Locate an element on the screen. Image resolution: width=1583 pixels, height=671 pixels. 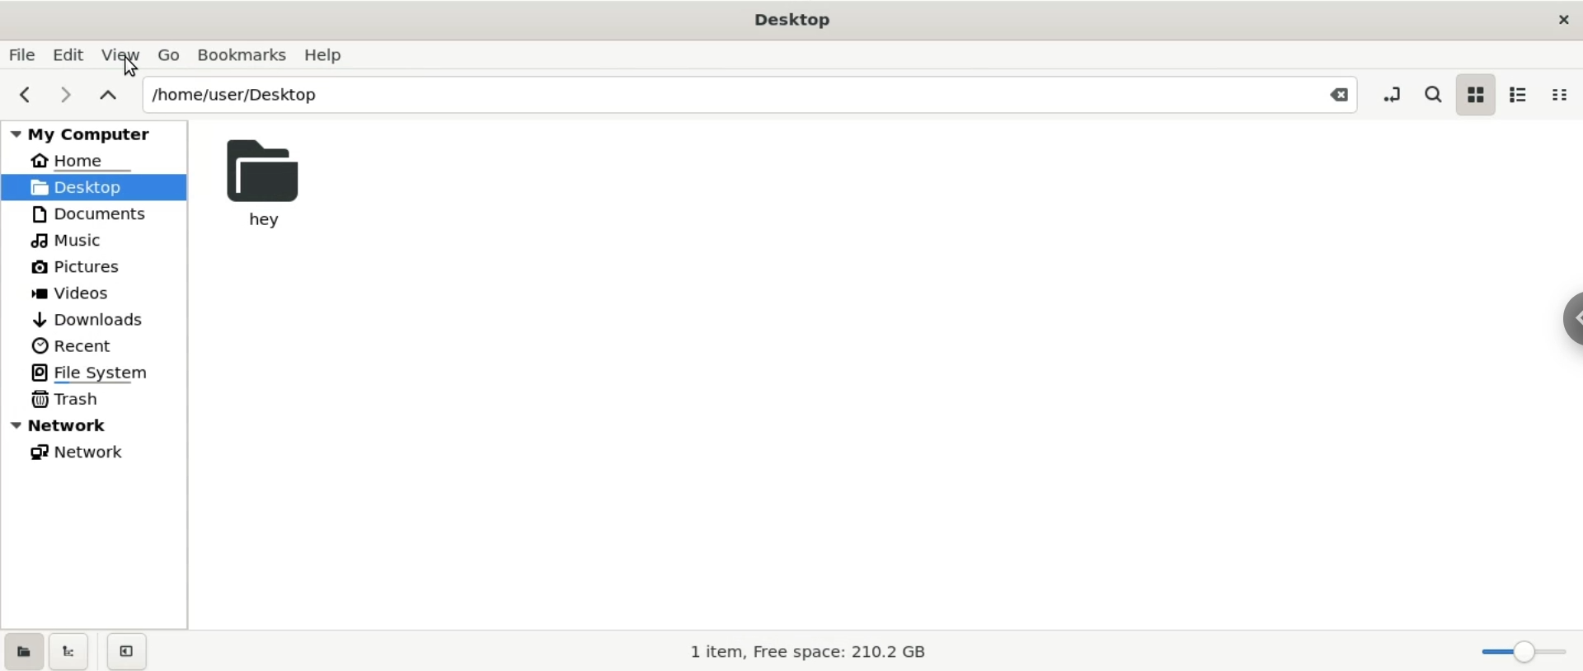
File is located at coordinates (21, 54).